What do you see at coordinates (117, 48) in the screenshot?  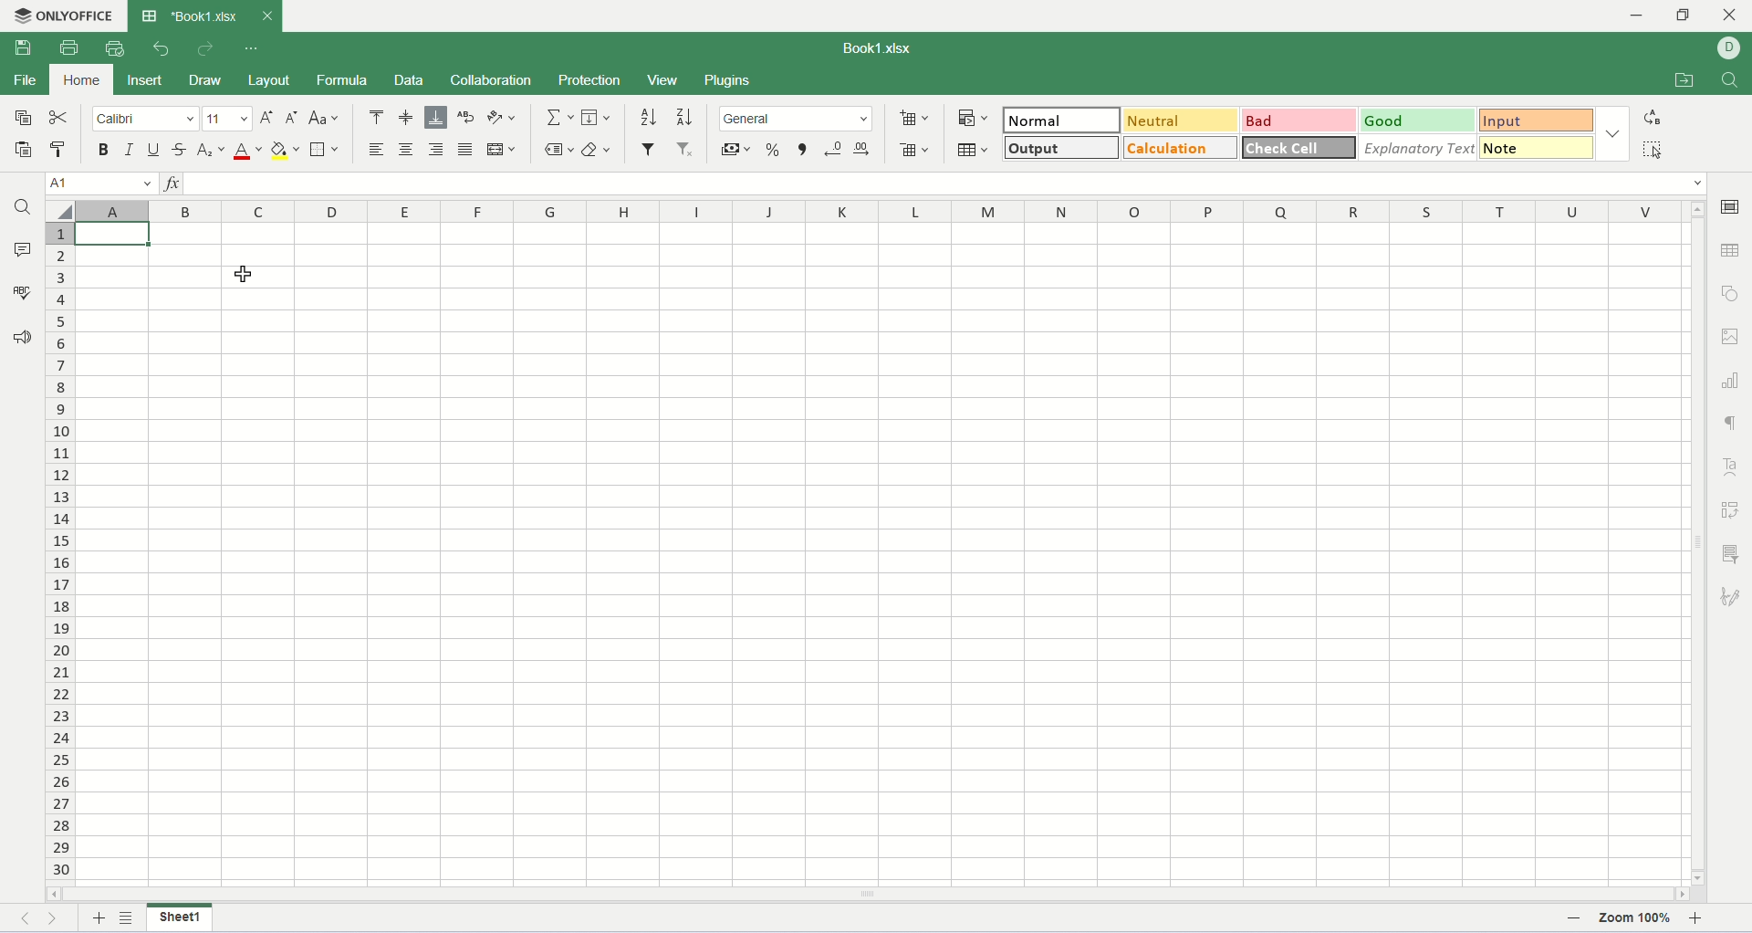 I see `quick print` at bounding box center [117, 48].